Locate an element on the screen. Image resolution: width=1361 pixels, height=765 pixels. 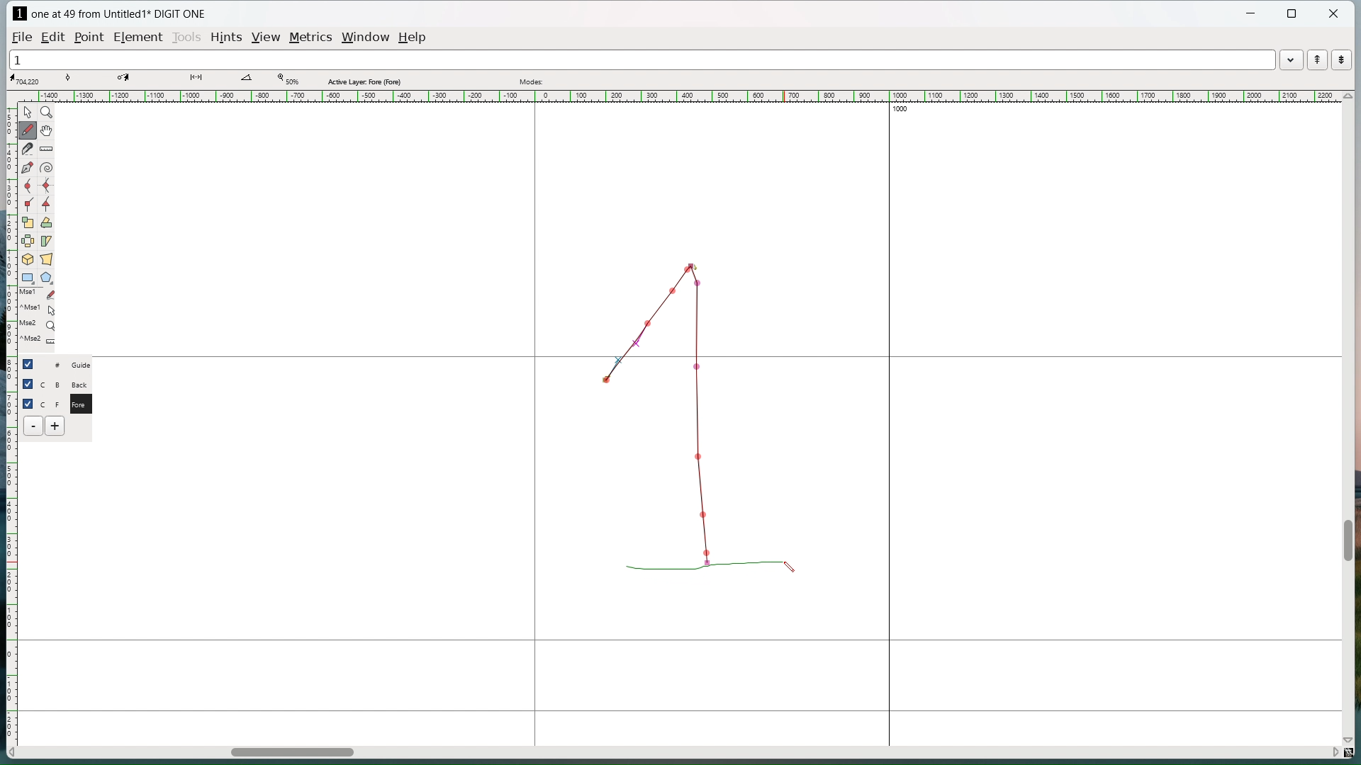
pointer is located at coordinates (28, 112).